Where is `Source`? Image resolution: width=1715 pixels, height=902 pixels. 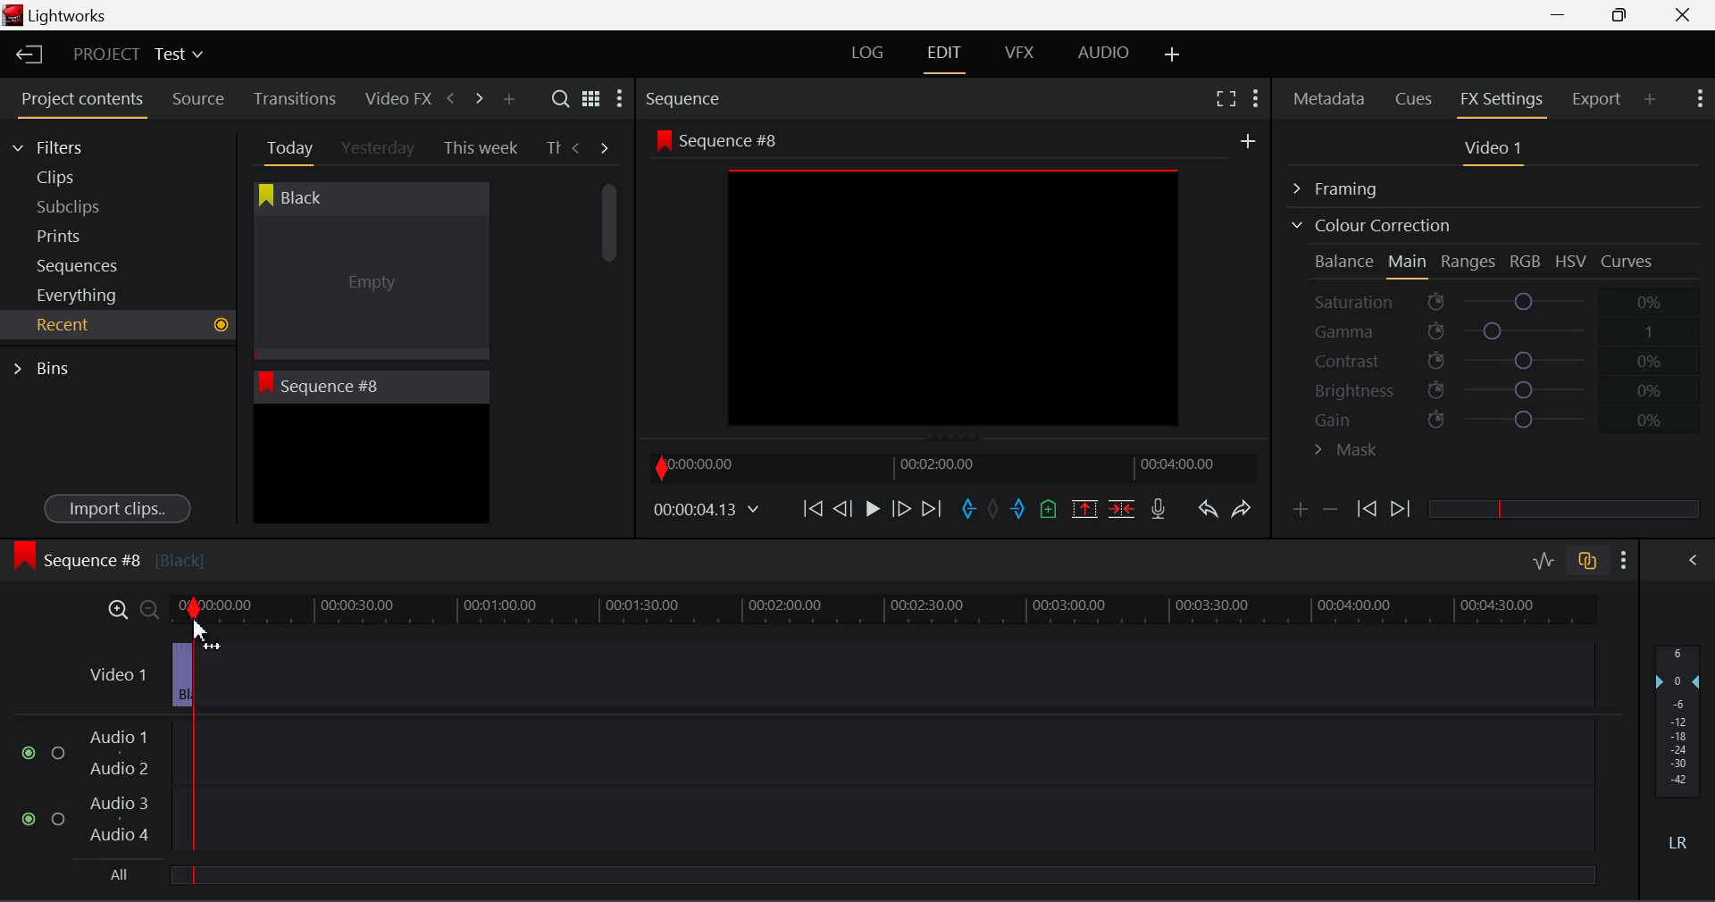 Source is located at coordinates (198, 99).